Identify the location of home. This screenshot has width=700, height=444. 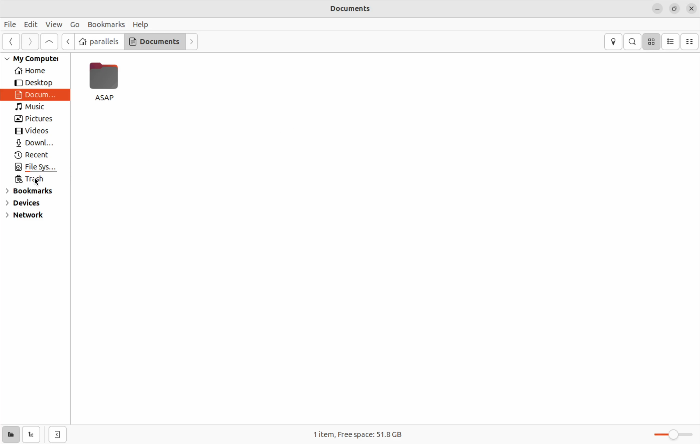
(33, 71).